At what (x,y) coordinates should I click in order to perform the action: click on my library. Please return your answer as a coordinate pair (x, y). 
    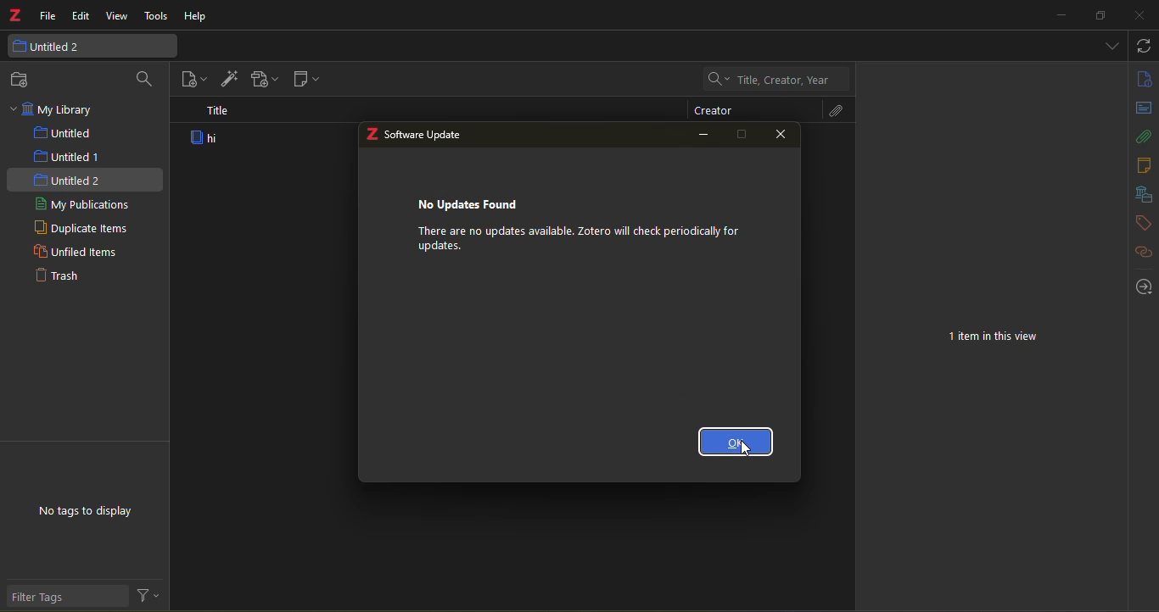
    Looking at the image, I should click on (61, 108).